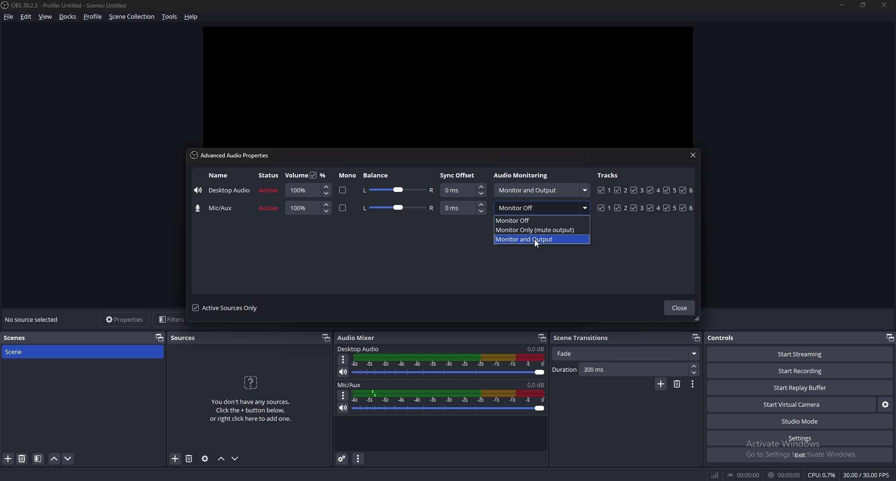 This screenshot has height=481, width=896. I want to click on volume adjust, so click(308, 190).